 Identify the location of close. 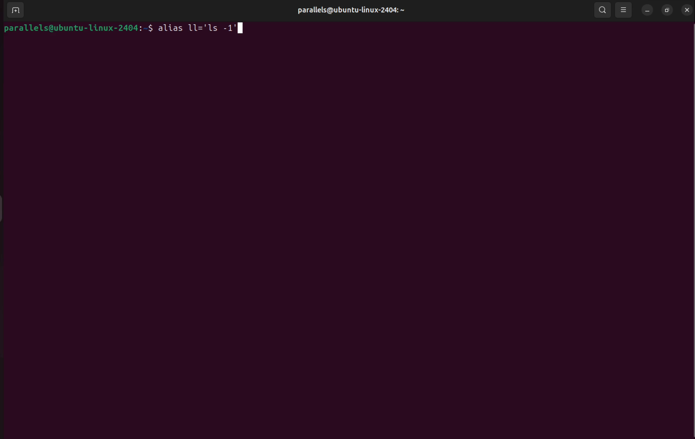
(685, 10).